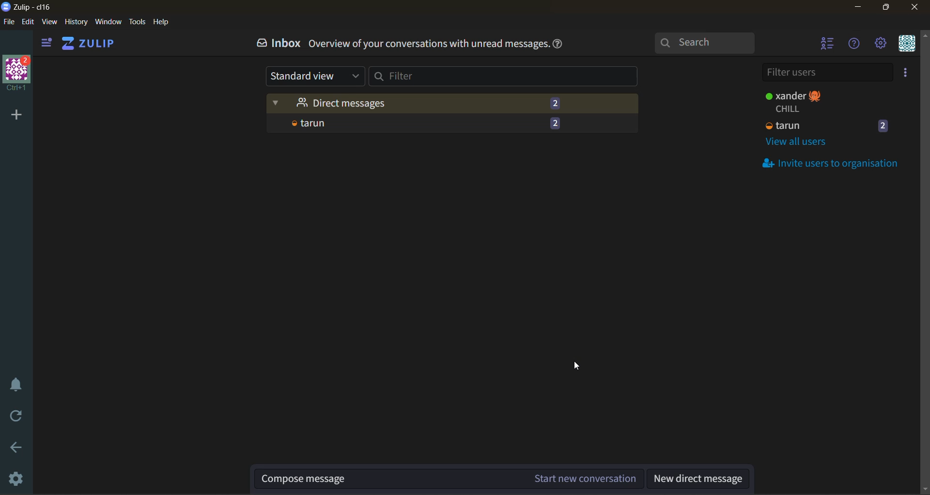 This screenshot has height=495, width=930. I want to click on edit, so click(31, 22).